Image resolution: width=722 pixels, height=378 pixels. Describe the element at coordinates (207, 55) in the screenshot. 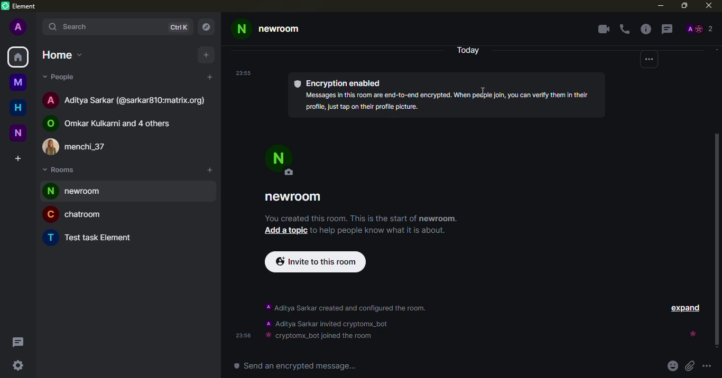

I see `add` at that location.